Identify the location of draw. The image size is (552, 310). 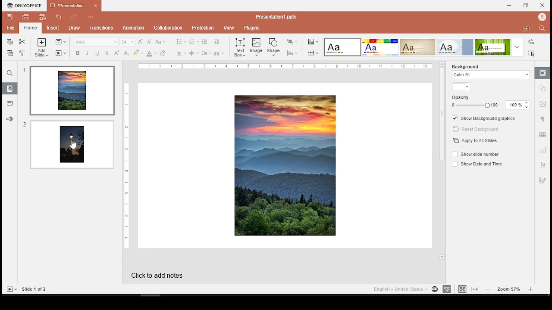
(72, 27).